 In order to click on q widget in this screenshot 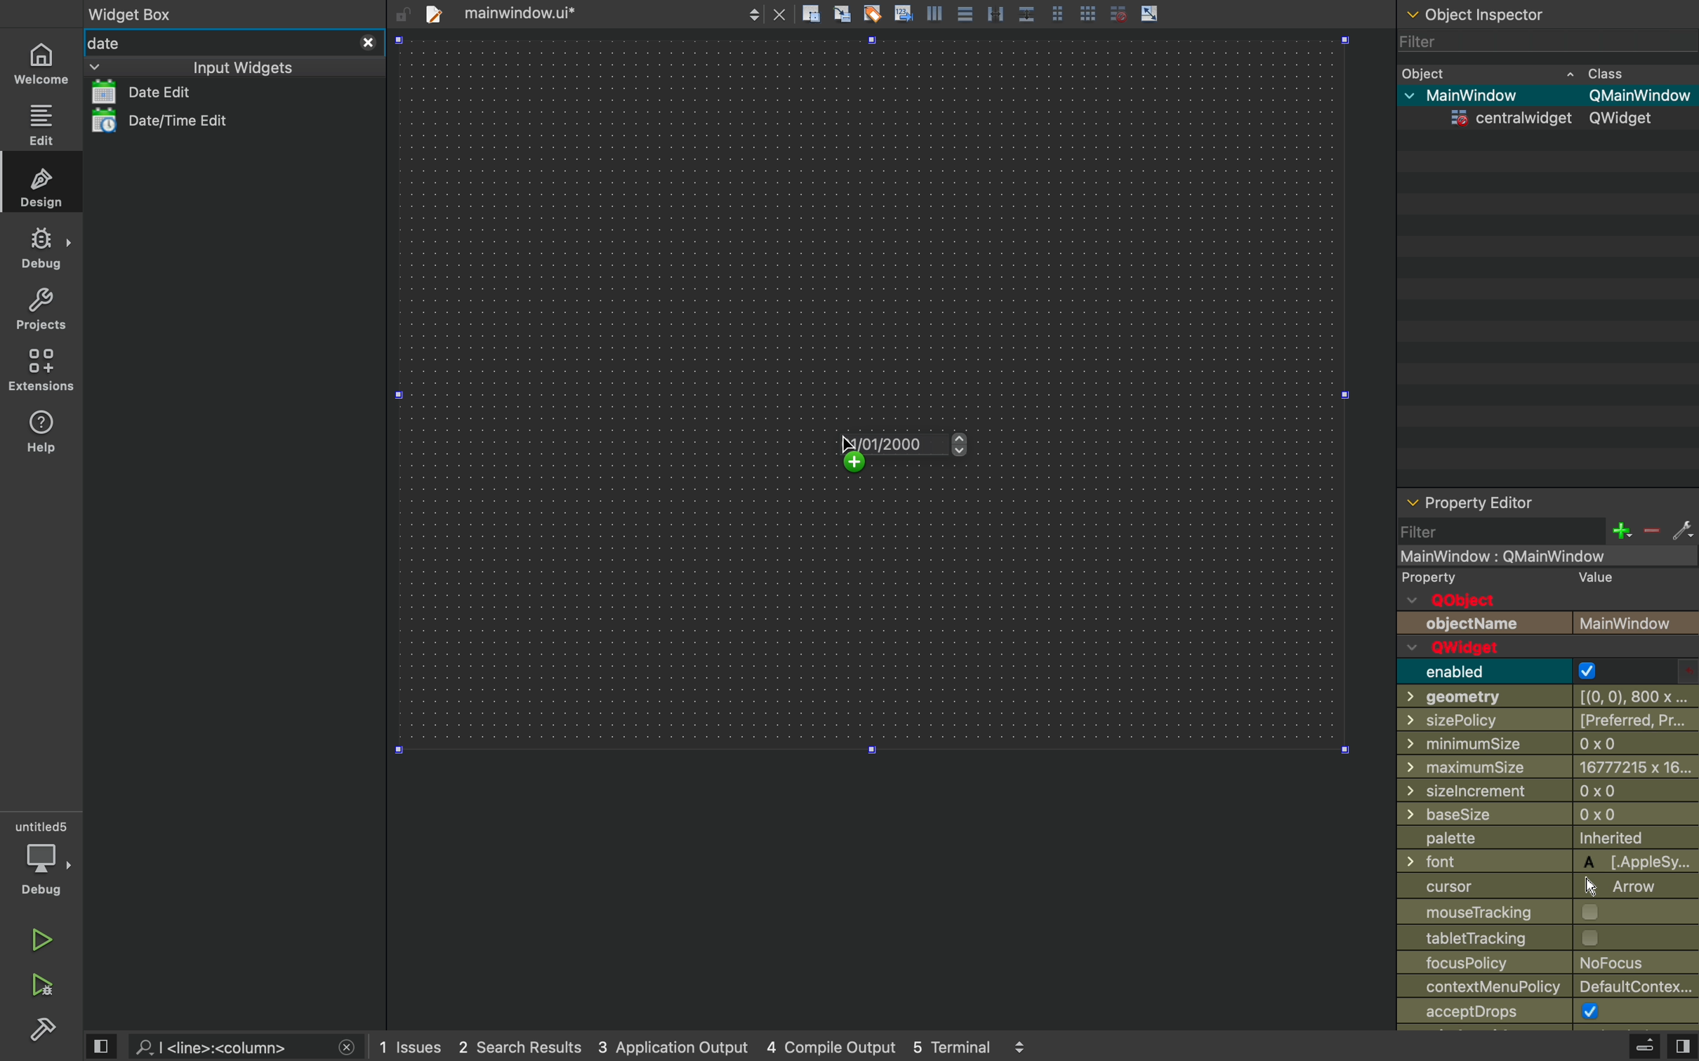, I will do `click(1509, 648)`.